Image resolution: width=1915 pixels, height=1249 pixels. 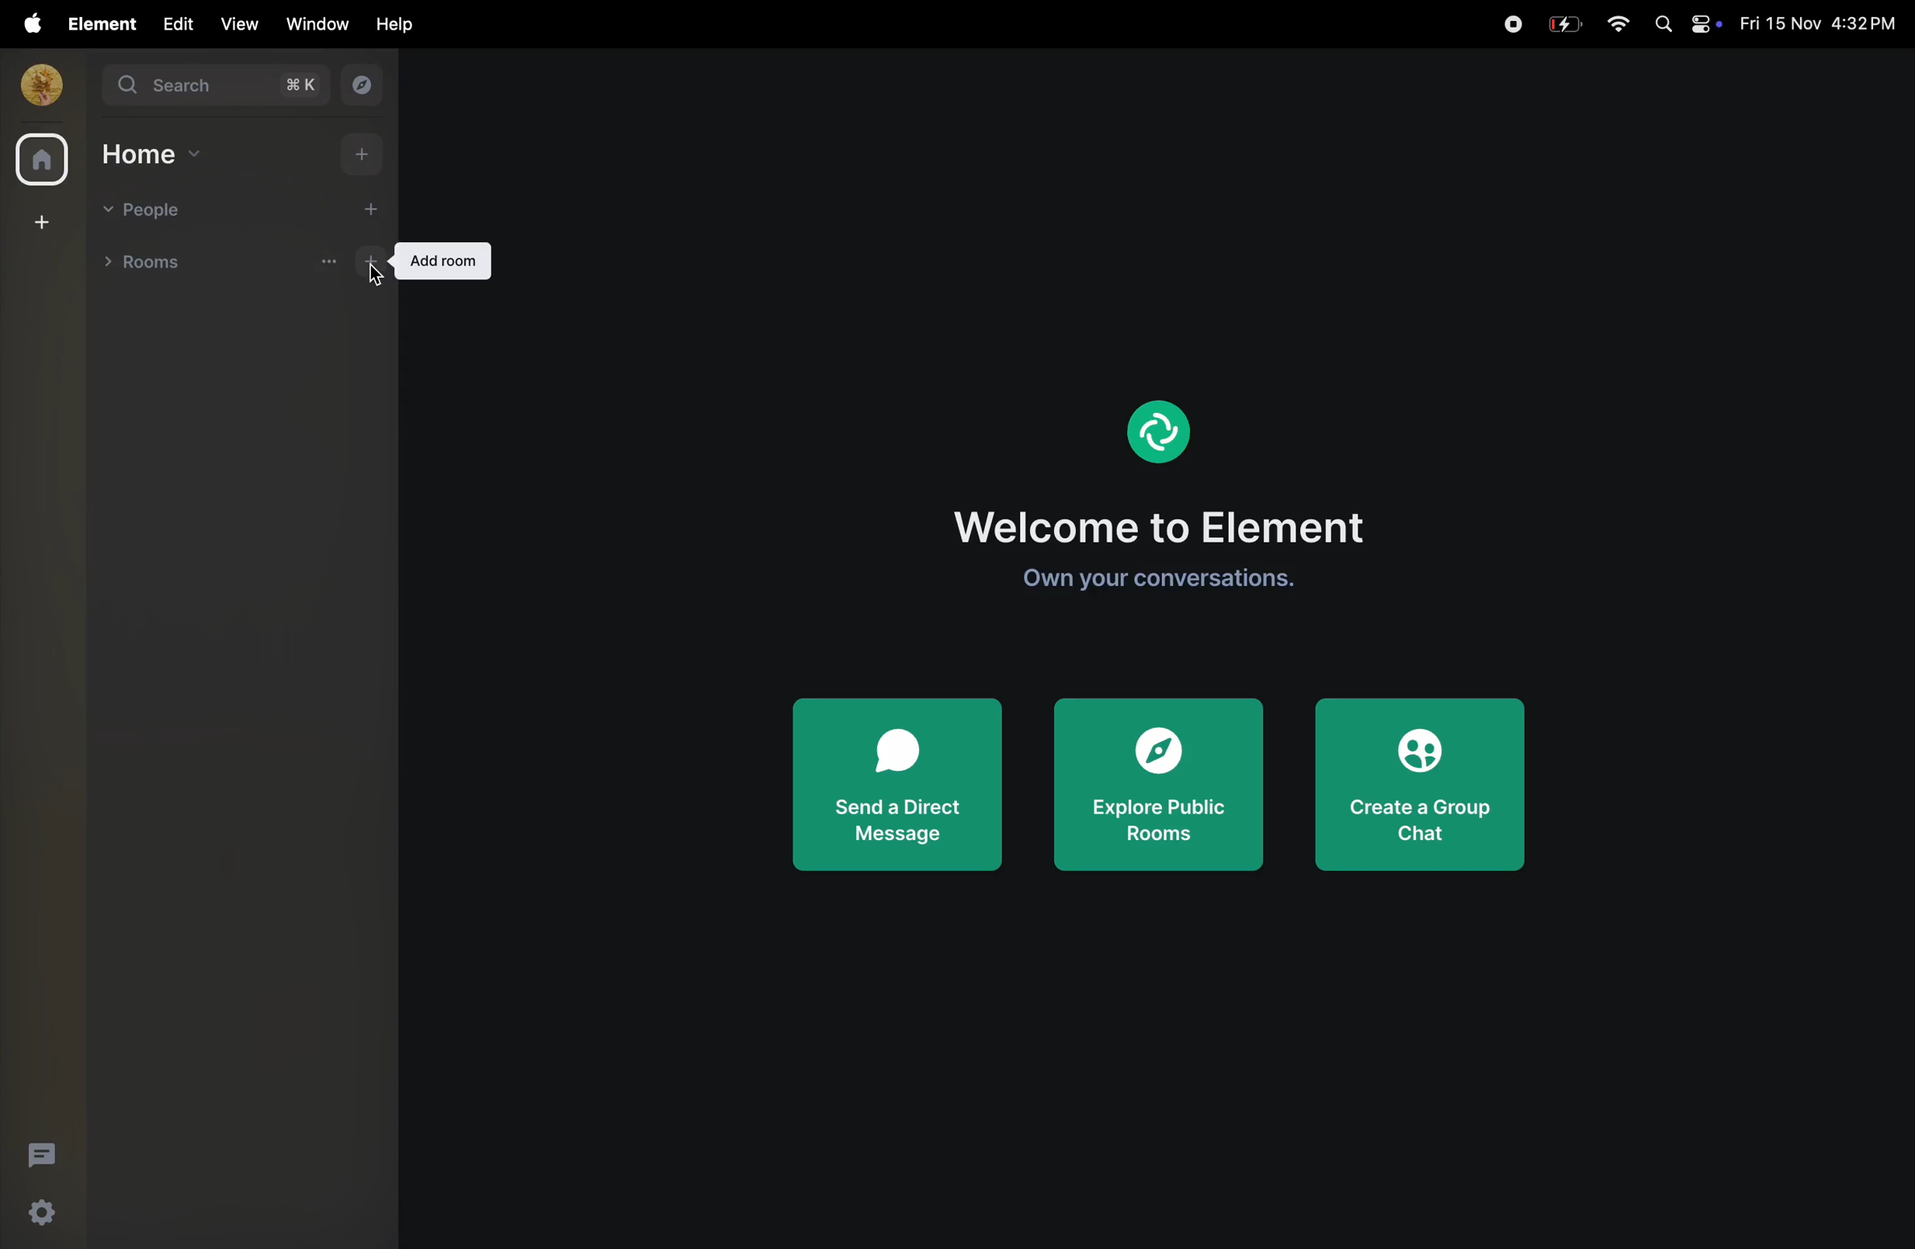 What do you see at coordinates (95, 23) in the screenshot?
I see `element` at bounding box center [95, 23].